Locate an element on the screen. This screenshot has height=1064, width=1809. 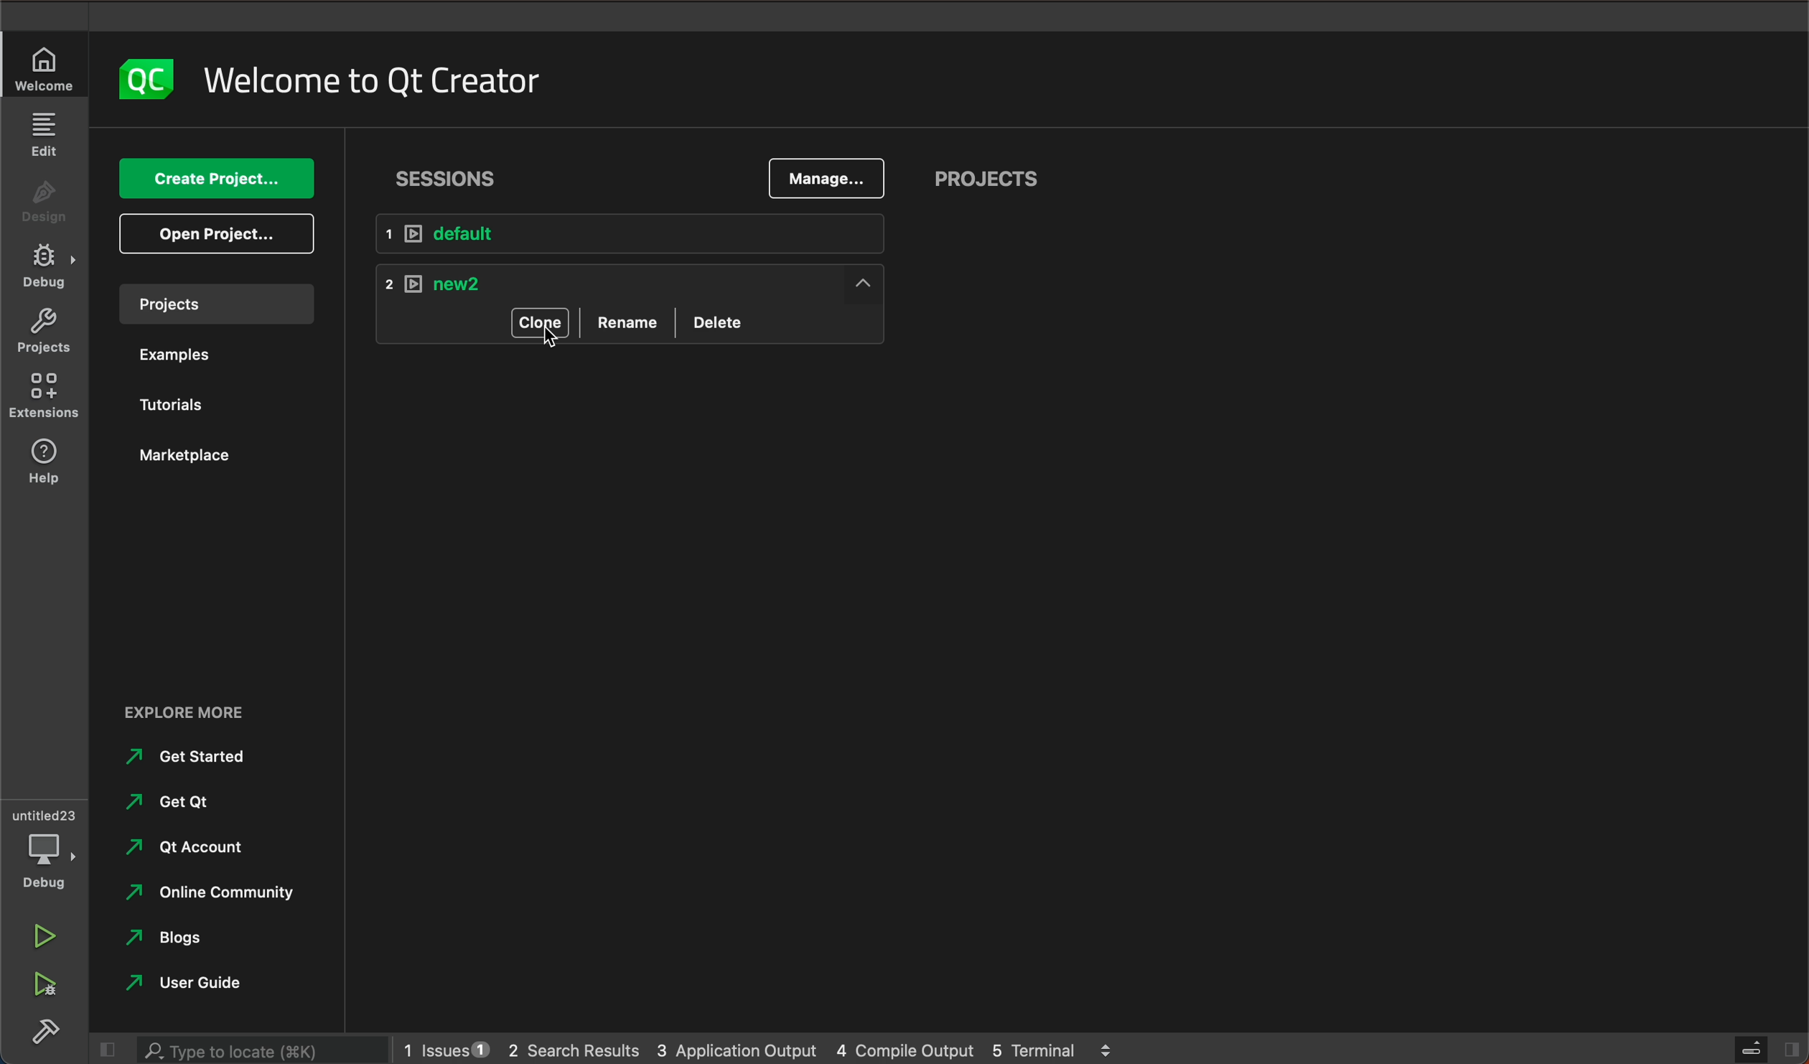
projects is located at coordinates (45, 332).